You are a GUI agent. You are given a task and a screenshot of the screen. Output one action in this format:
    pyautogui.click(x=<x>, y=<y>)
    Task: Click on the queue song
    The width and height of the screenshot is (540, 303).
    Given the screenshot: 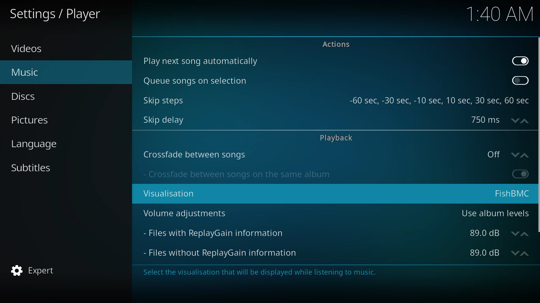 What is the action you would take?
    pyautogui.click(x=194, y=81)
    